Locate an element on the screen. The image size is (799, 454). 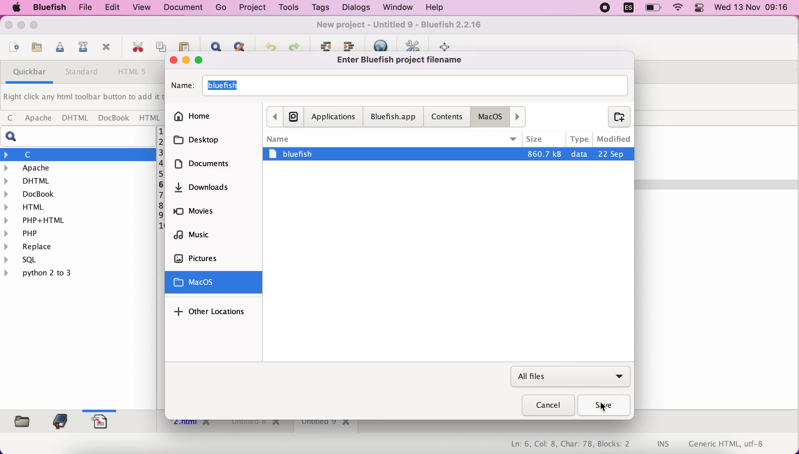
macos is located at coordinates (493, 116).